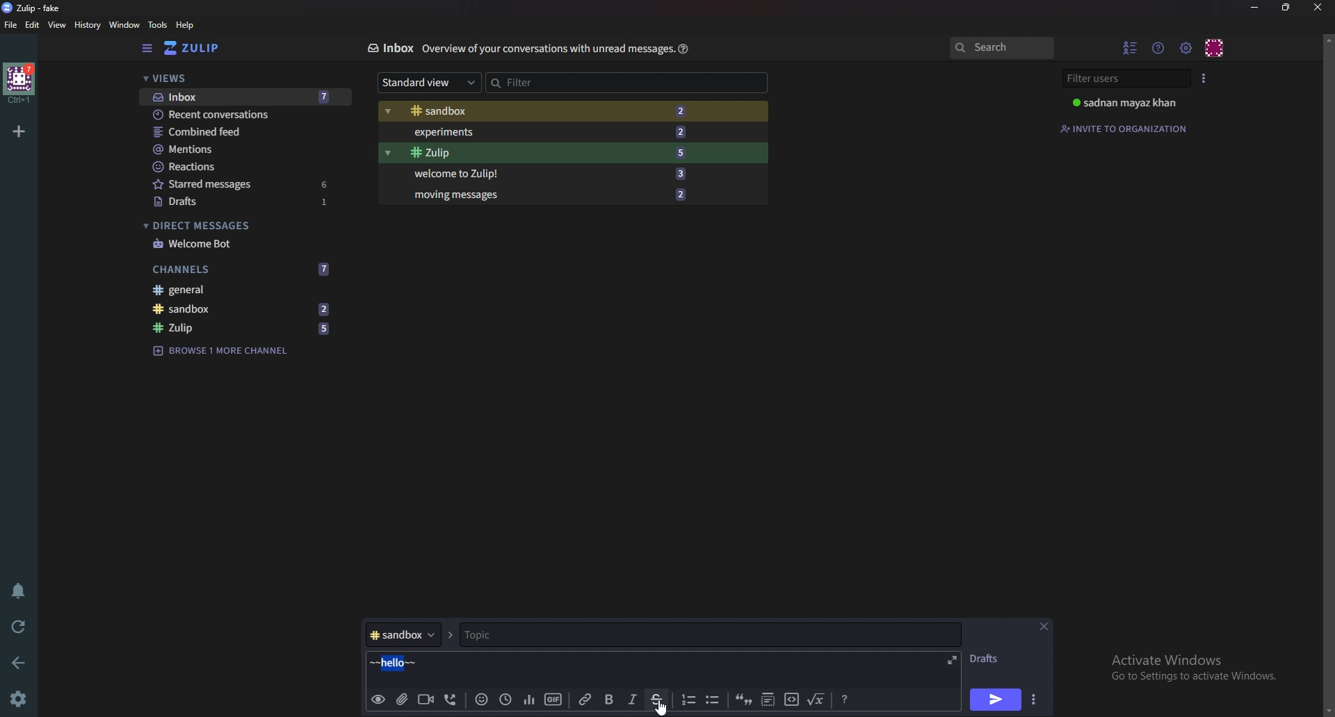  What do you see at coordinates (58, 24) in the screenshot?
I see `view` at bounding box center [58, 24].